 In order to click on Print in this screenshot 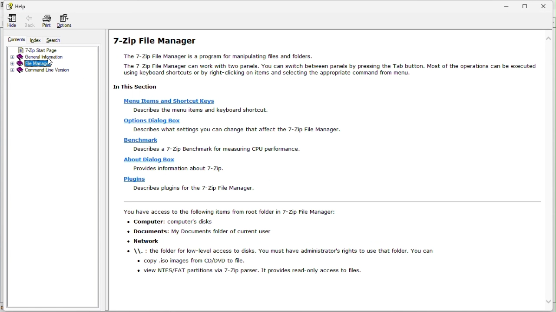, I will do `click(46, 20)`.